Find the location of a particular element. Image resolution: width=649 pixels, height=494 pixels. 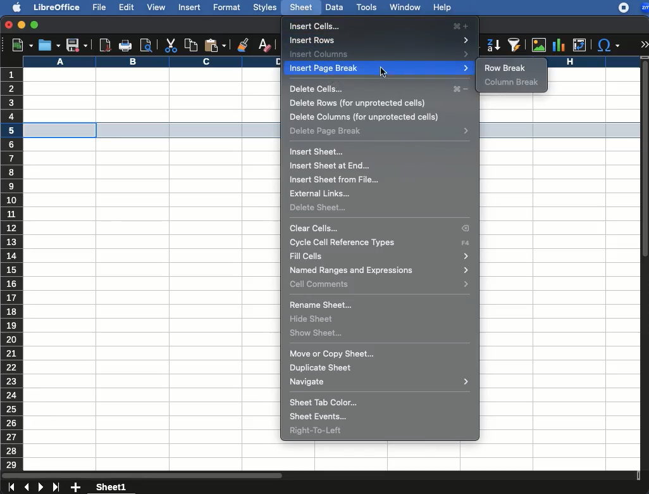

data is located at coordinates (334, 7).